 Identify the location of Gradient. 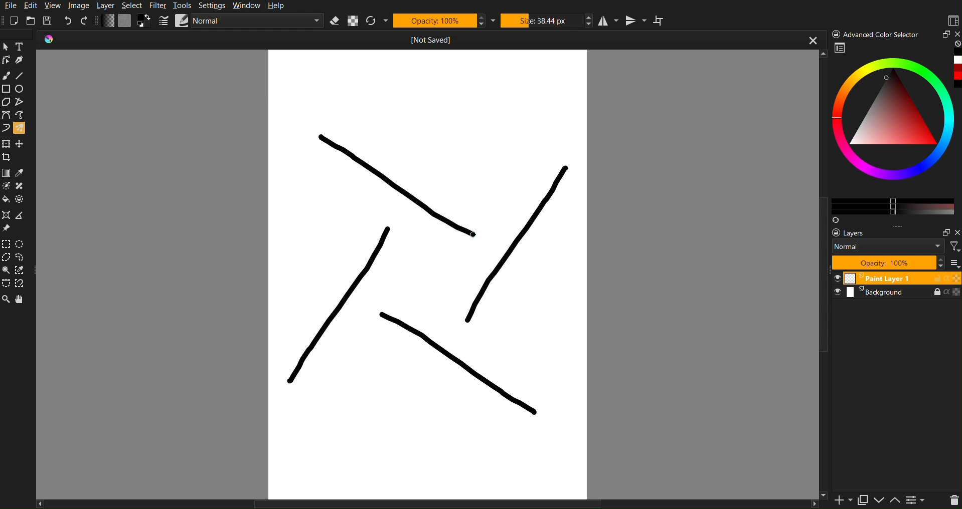
(7, 172).